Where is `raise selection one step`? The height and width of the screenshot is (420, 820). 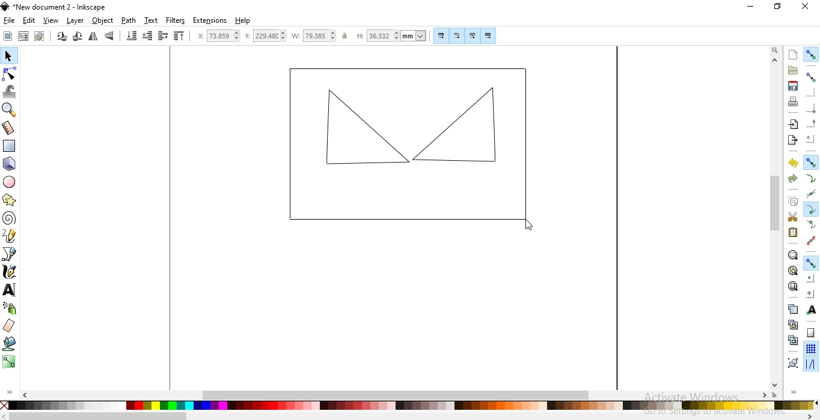 raise selection one step is located at coordinates (163, 36).